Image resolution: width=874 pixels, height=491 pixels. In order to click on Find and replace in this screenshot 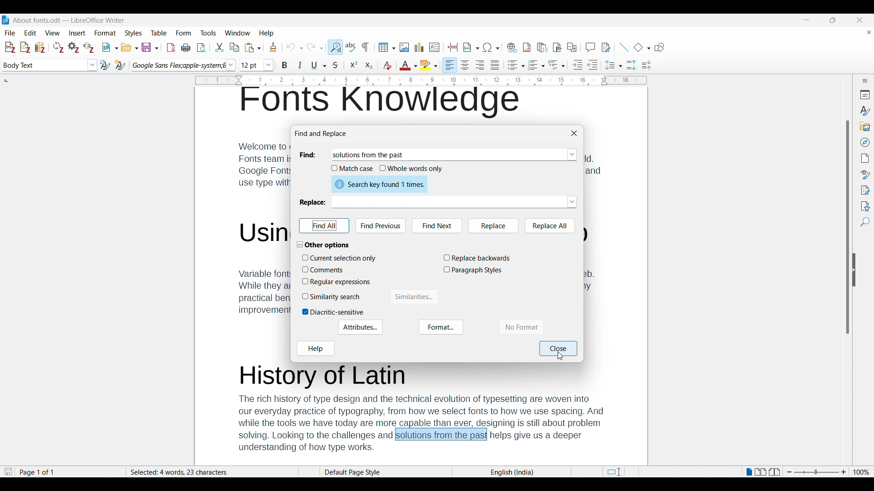, I will do `click(335, 47)`.